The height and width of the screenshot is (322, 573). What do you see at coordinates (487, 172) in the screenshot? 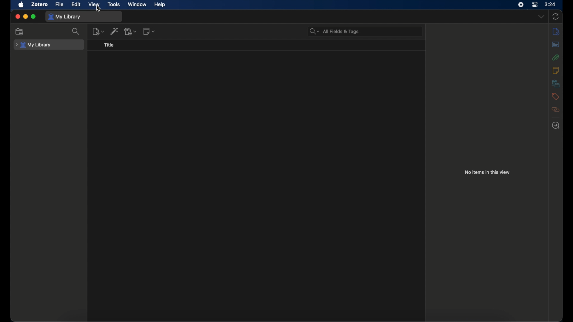
I see `no items in this view` at bounding box center [487, 172].